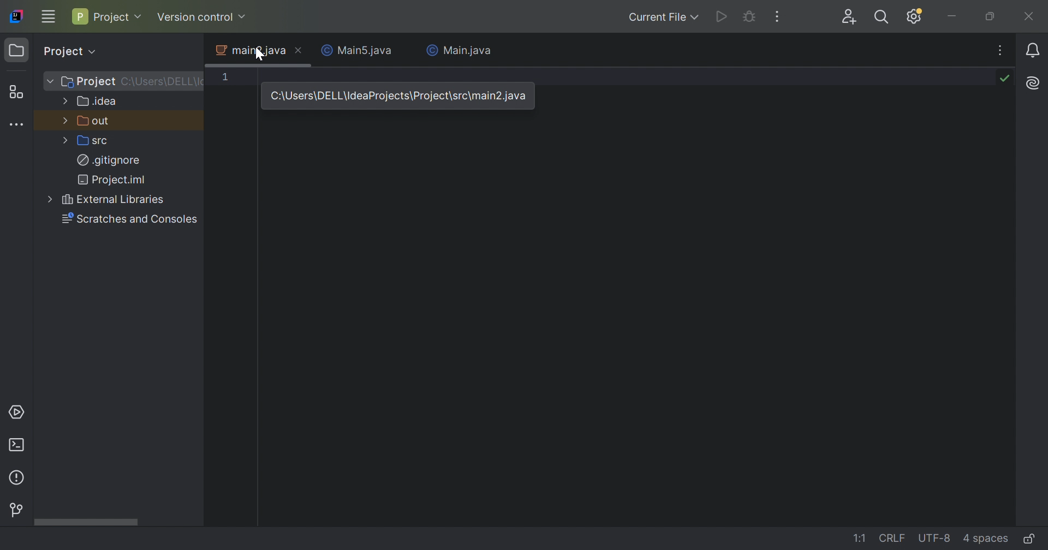 The width and height of the screenshot is (1048, 550). Describe the element at coordinates (777, 16) in the screenshot. I see `More Actions` at that location.